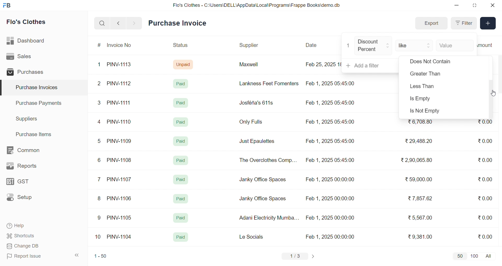 This screenshot has height=266, width=502. Describe the element at coordinates (485, 236) in the screenshot. I see `₹0.00` at that location.